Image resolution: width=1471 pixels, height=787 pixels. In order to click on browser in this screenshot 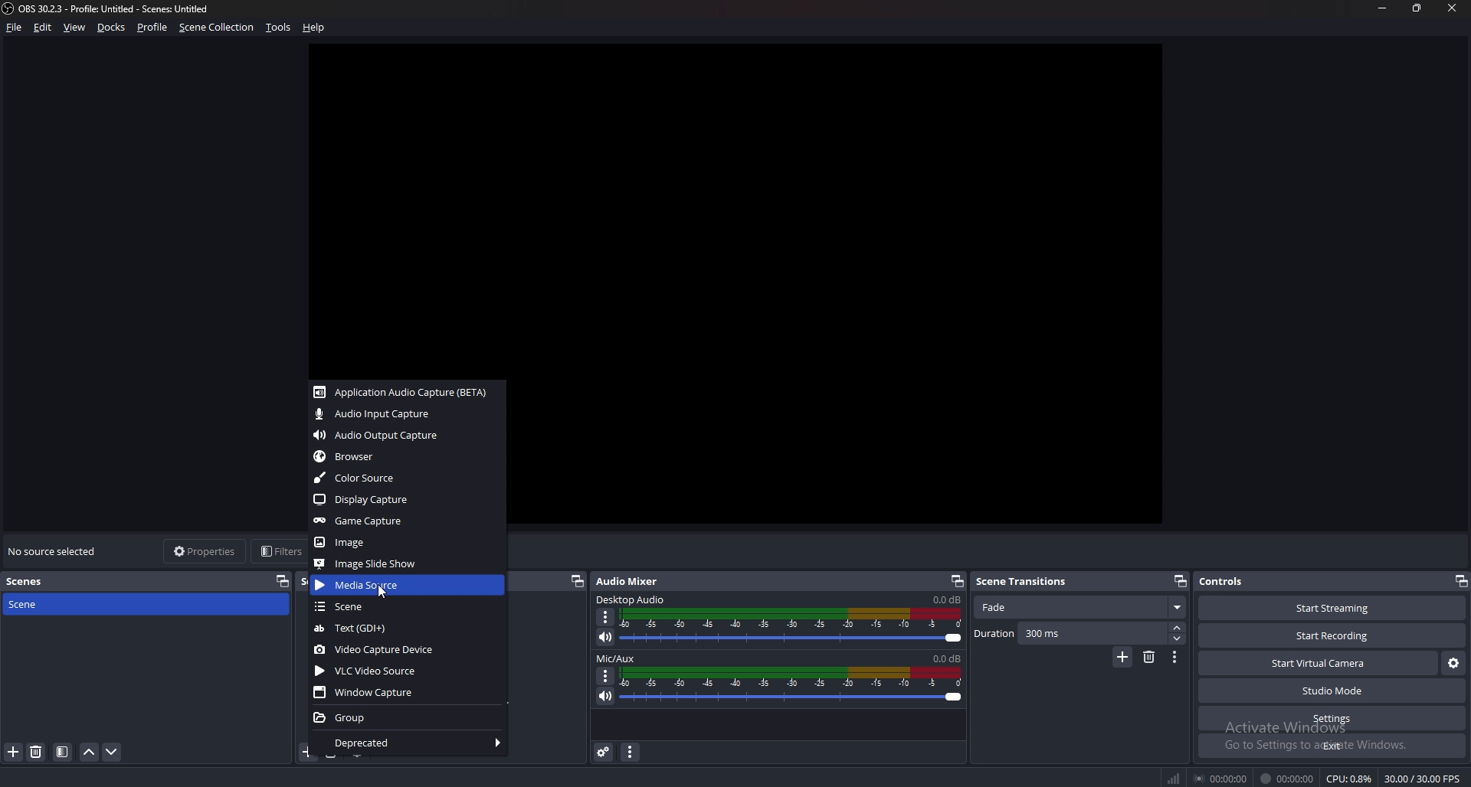, I will do `click(409, 457)`.